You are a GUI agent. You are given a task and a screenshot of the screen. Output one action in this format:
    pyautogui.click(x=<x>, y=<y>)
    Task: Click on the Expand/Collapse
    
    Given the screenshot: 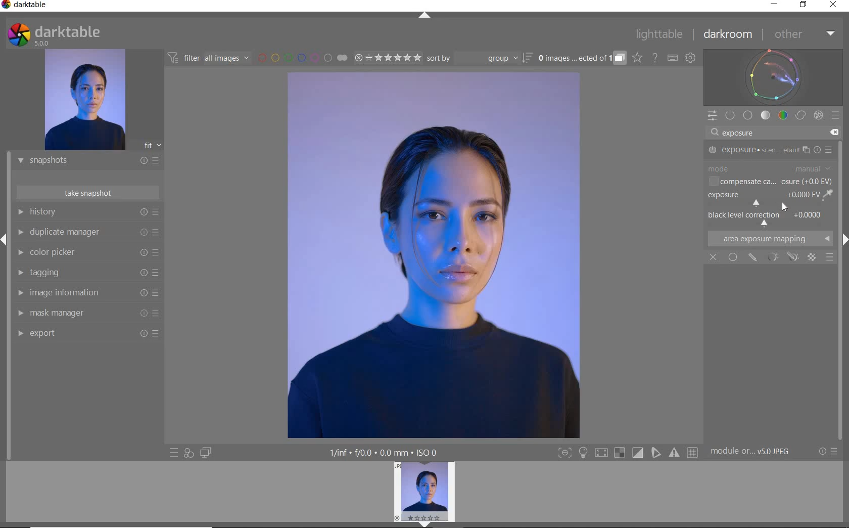 What is the action you would take?
    pyautogui.click(x=5, y=240)
    